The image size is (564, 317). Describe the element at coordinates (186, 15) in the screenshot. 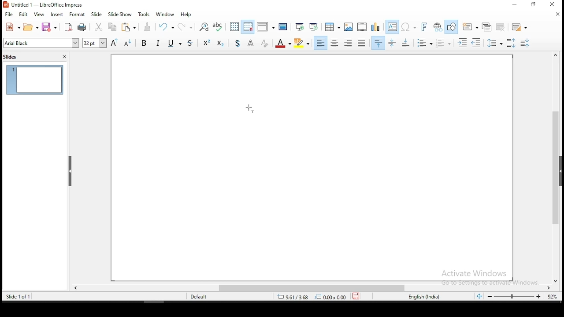

I see `help` at that location.